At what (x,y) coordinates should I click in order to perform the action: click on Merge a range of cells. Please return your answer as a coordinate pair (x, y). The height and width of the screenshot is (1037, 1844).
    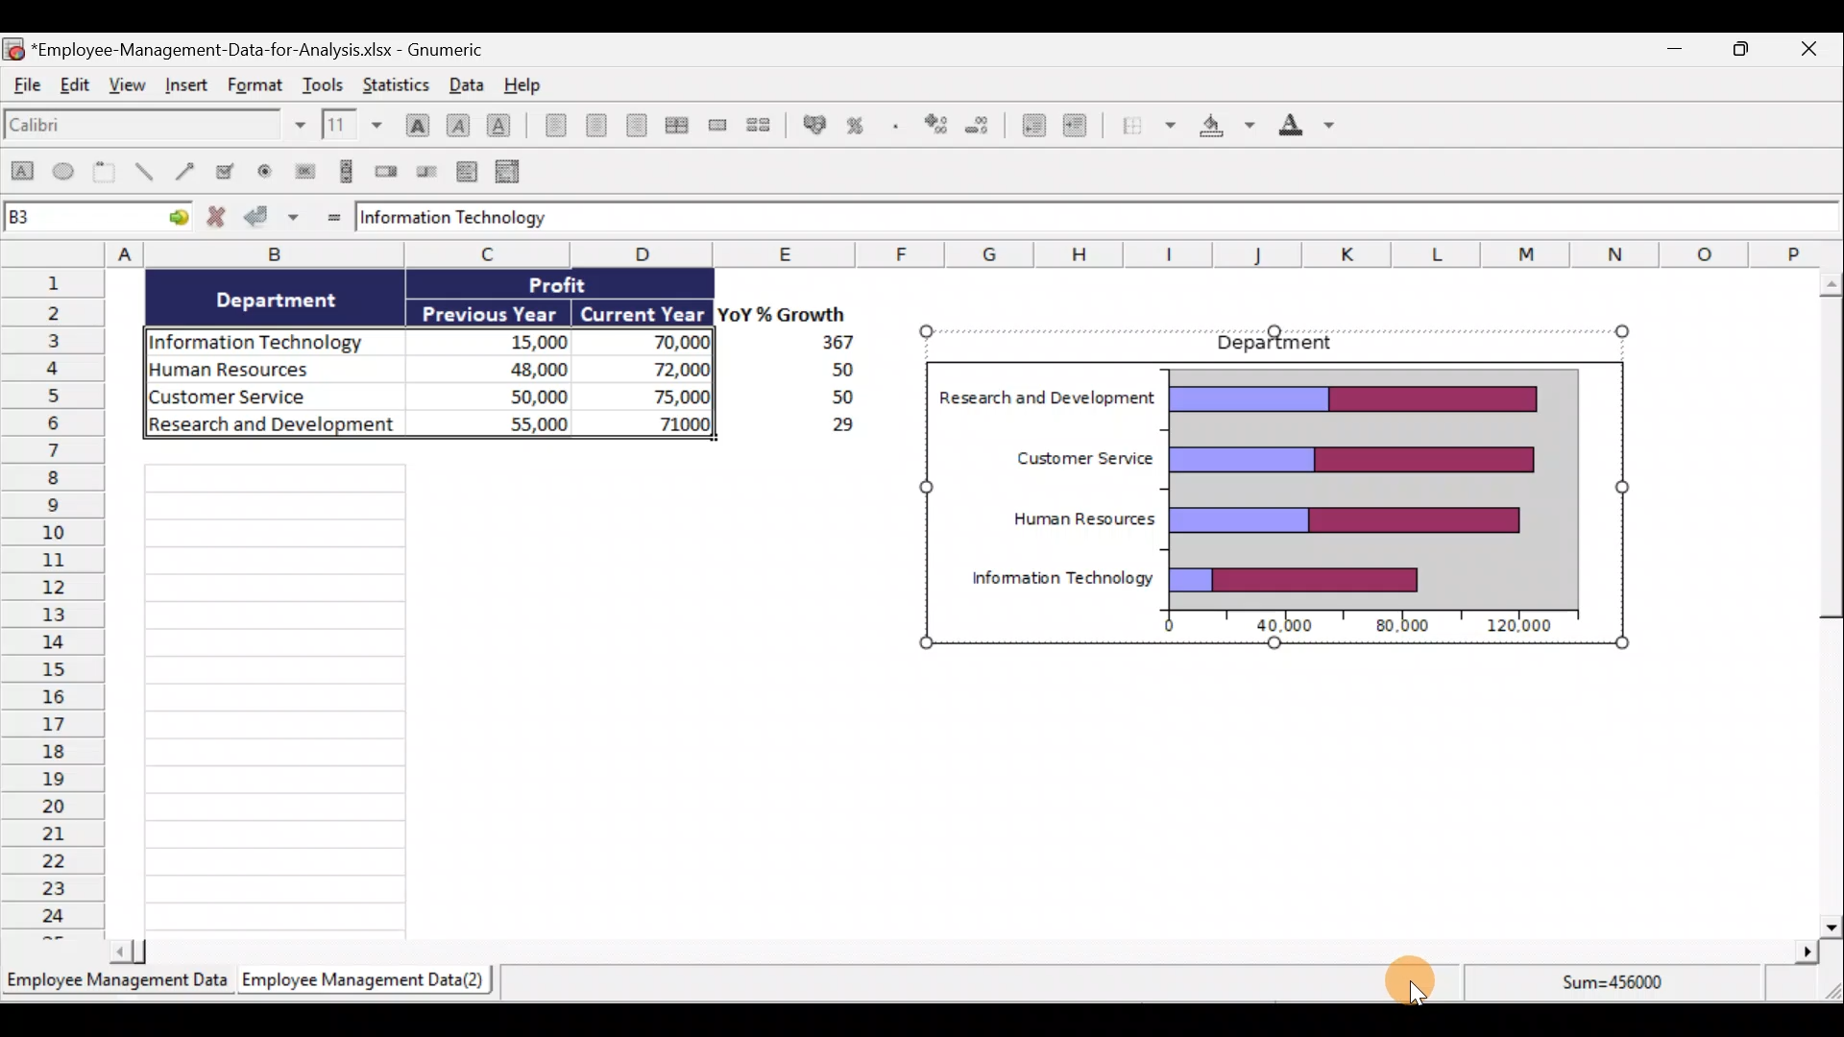
    Looking at the image, I should click on (721, 125).